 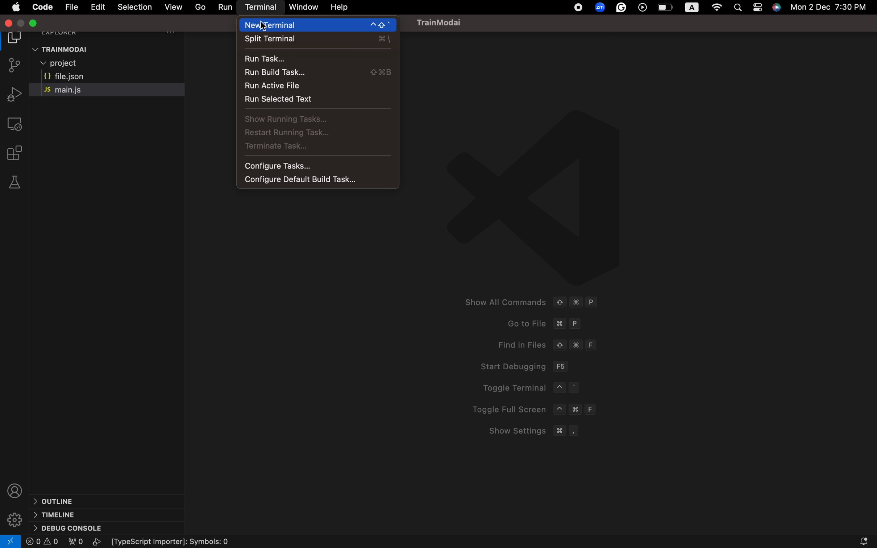 What do you see at coordinates (622, 8) in the screenshot?
I see `Grammerly` at bounding box center [622, 8].